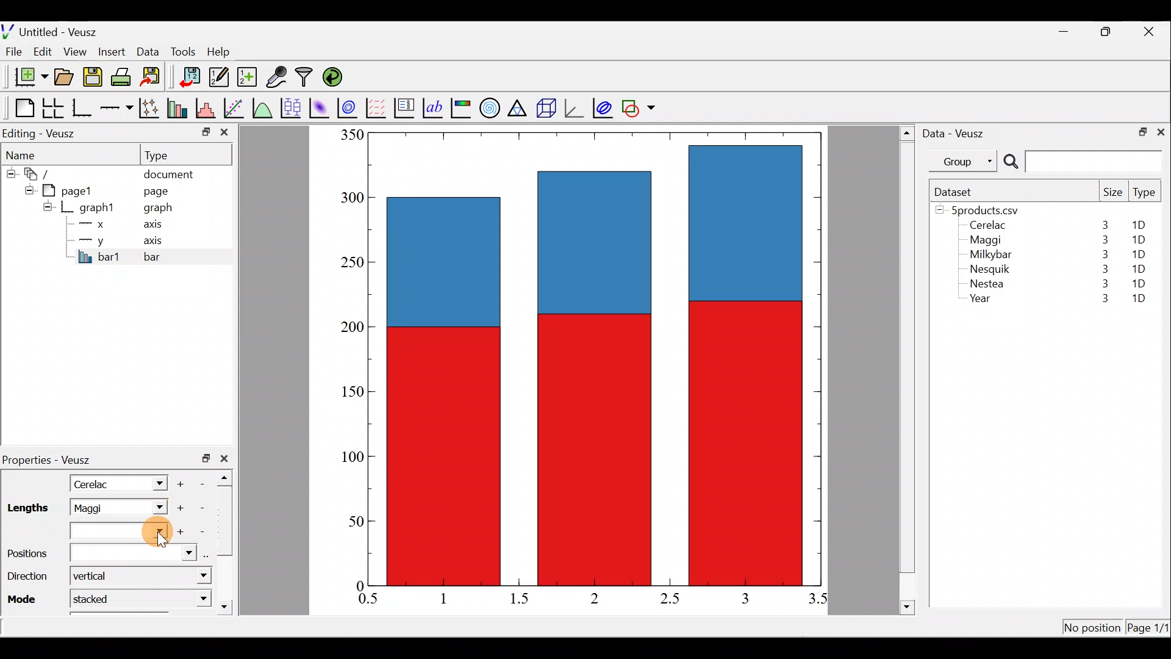 The height and width of the screenshot is (659, 1171). I want to click on Plot a vector field, so click(378, 108).